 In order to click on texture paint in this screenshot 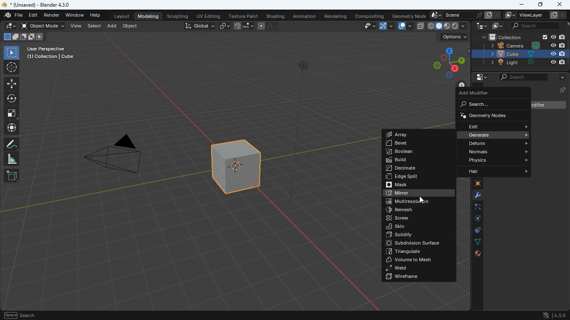, I will do `click(242, 15)`.